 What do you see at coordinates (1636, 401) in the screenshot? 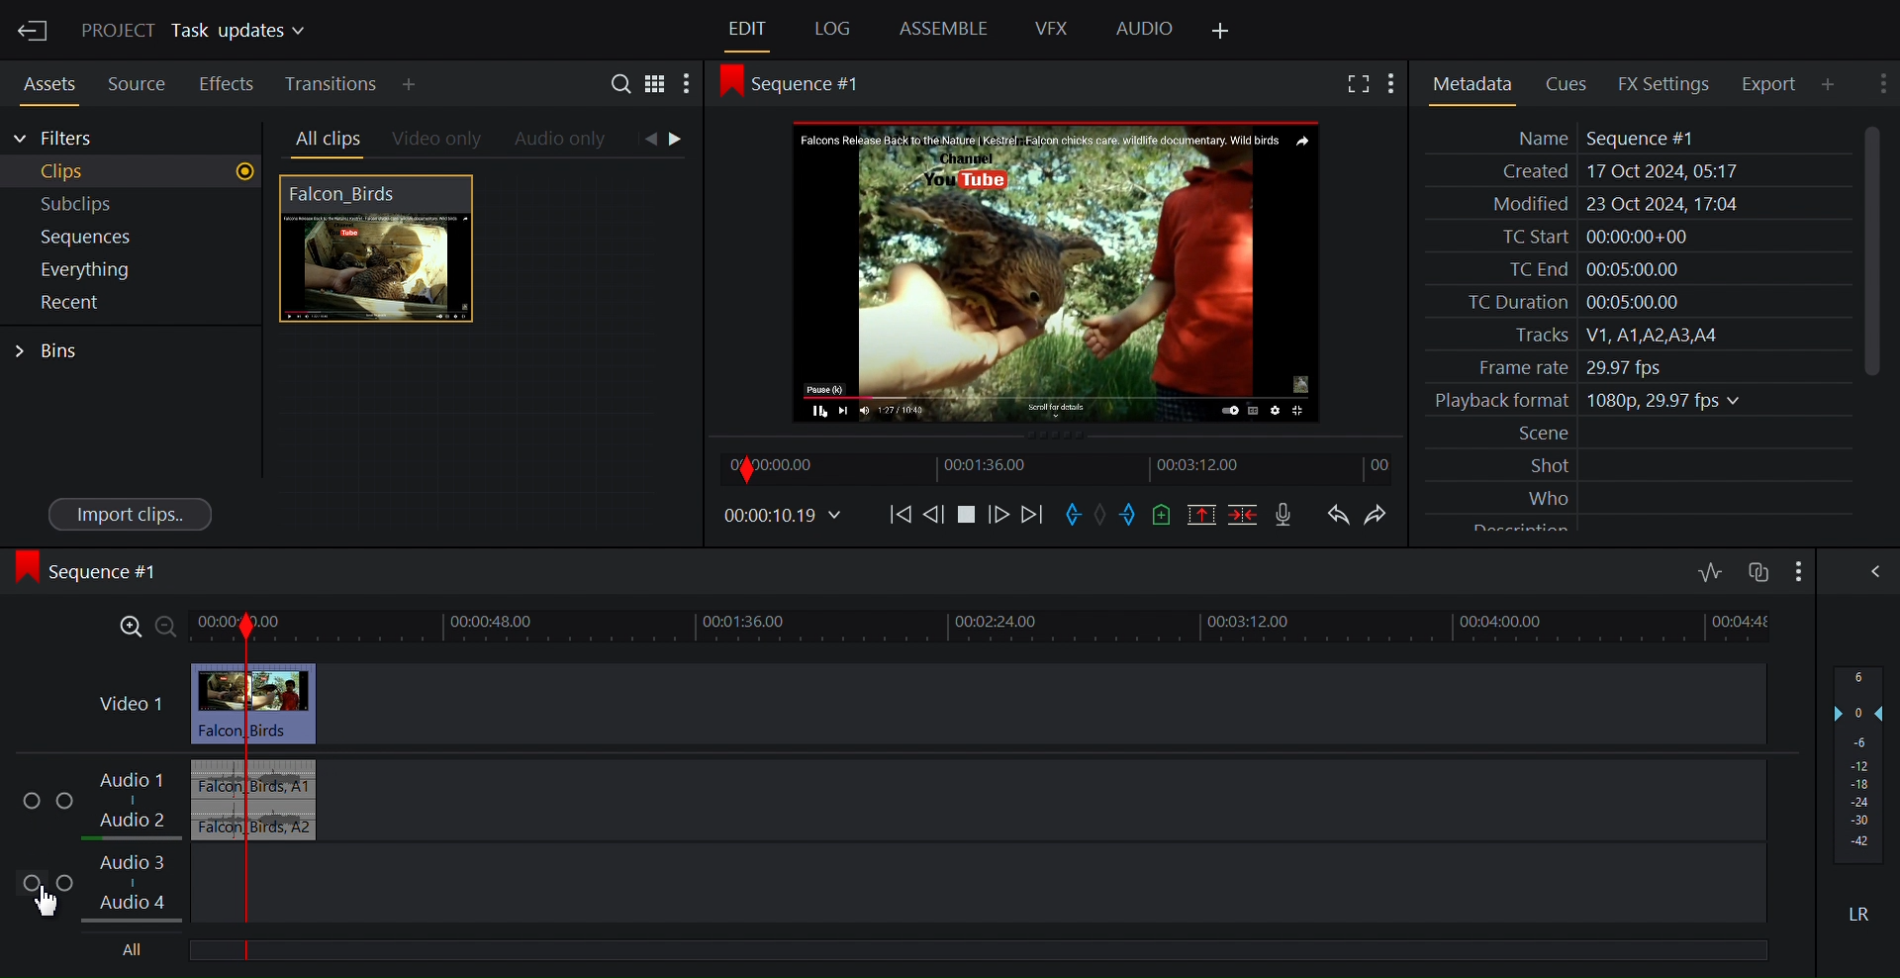
I see `Playback format` at bounding box center [1636, 401].